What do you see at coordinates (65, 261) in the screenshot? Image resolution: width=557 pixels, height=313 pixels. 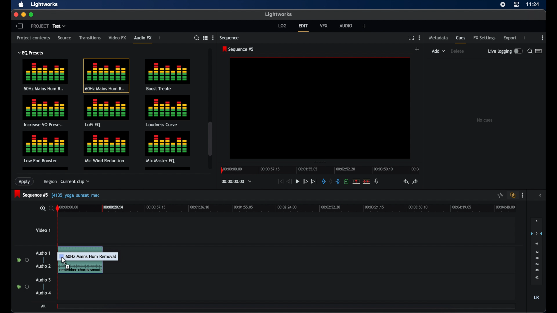 I see `cursor` at bounding box center [65, 261].